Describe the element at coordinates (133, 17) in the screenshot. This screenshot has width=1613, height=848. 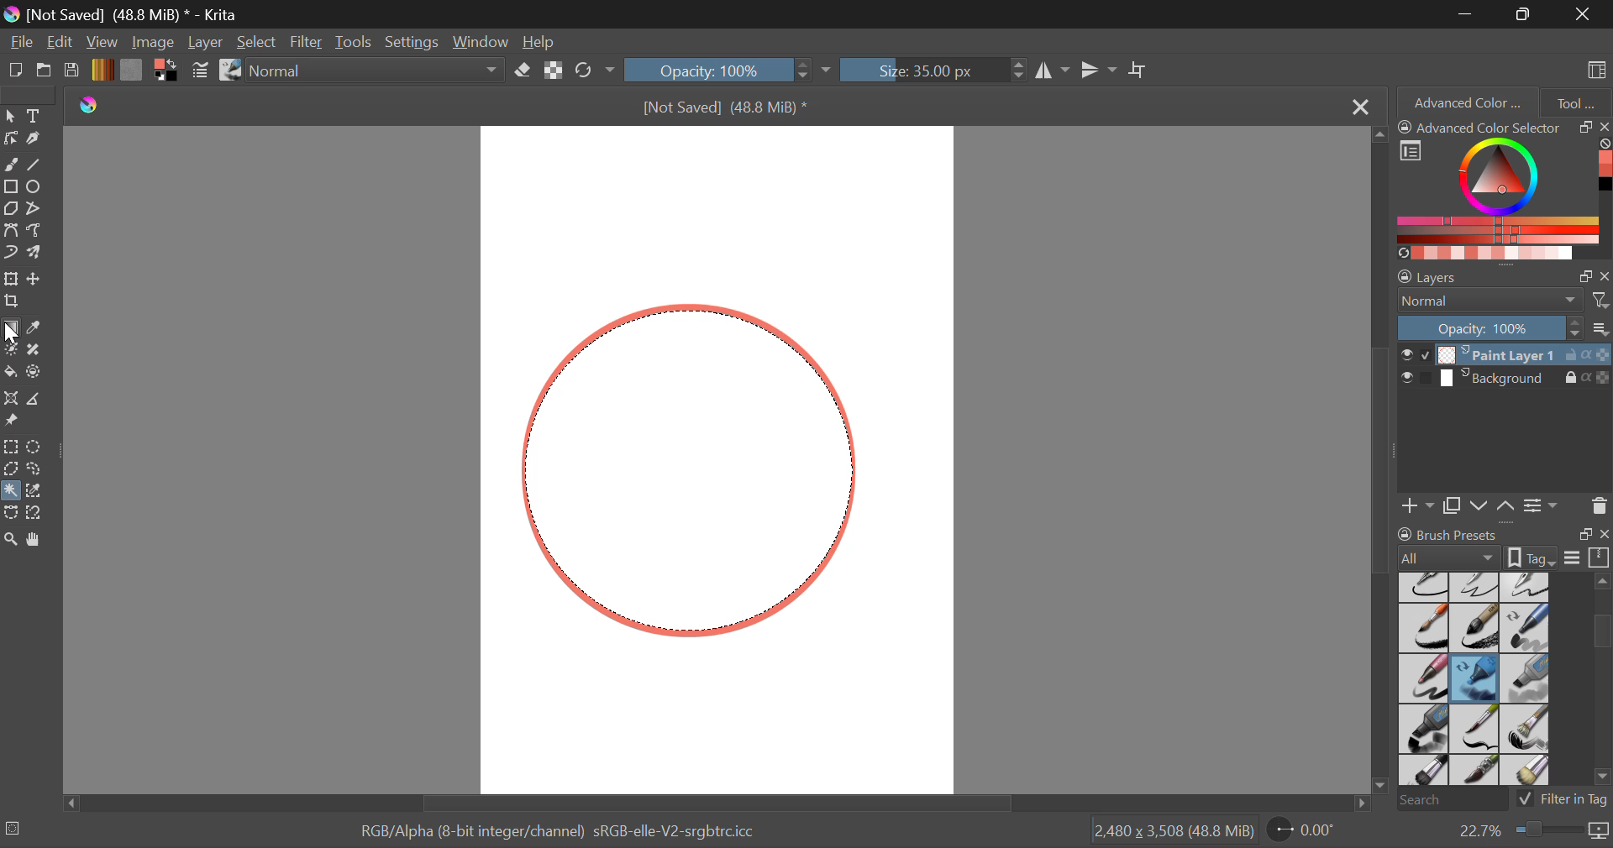
I see `' [Not Saved] (48.8 MiB) * - Krita` at that location.